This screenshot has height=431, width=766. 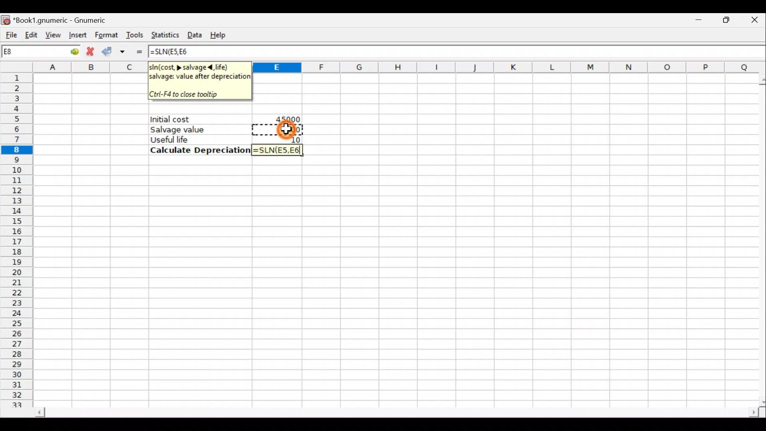 What do you see at coordinates (295, 129) in the screenshot?
I see `Cursor on cell E6` at bounding box center [295, 129].